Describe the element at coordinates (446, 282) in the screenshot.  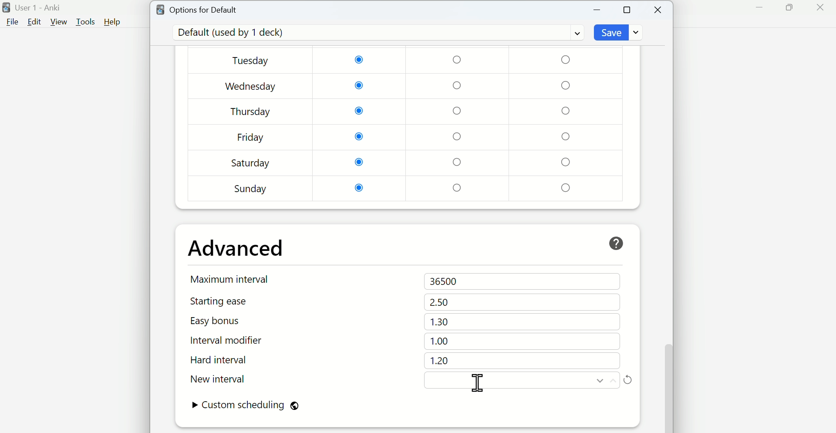
I see `36500` at that location.